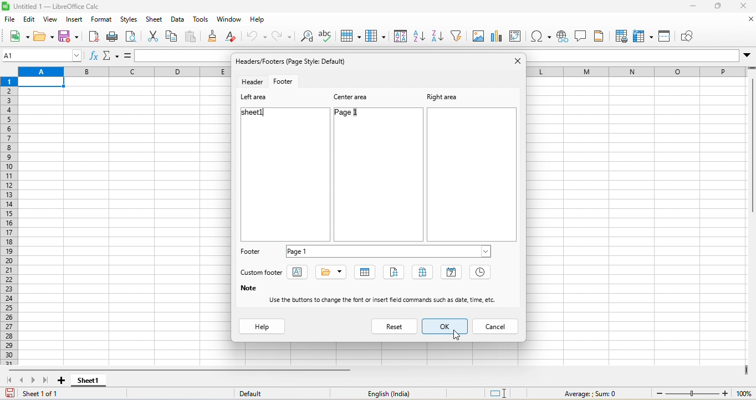 The height and width of the screenshot is (400, 756). I want to click on average: sum=0, so click(592, 394).